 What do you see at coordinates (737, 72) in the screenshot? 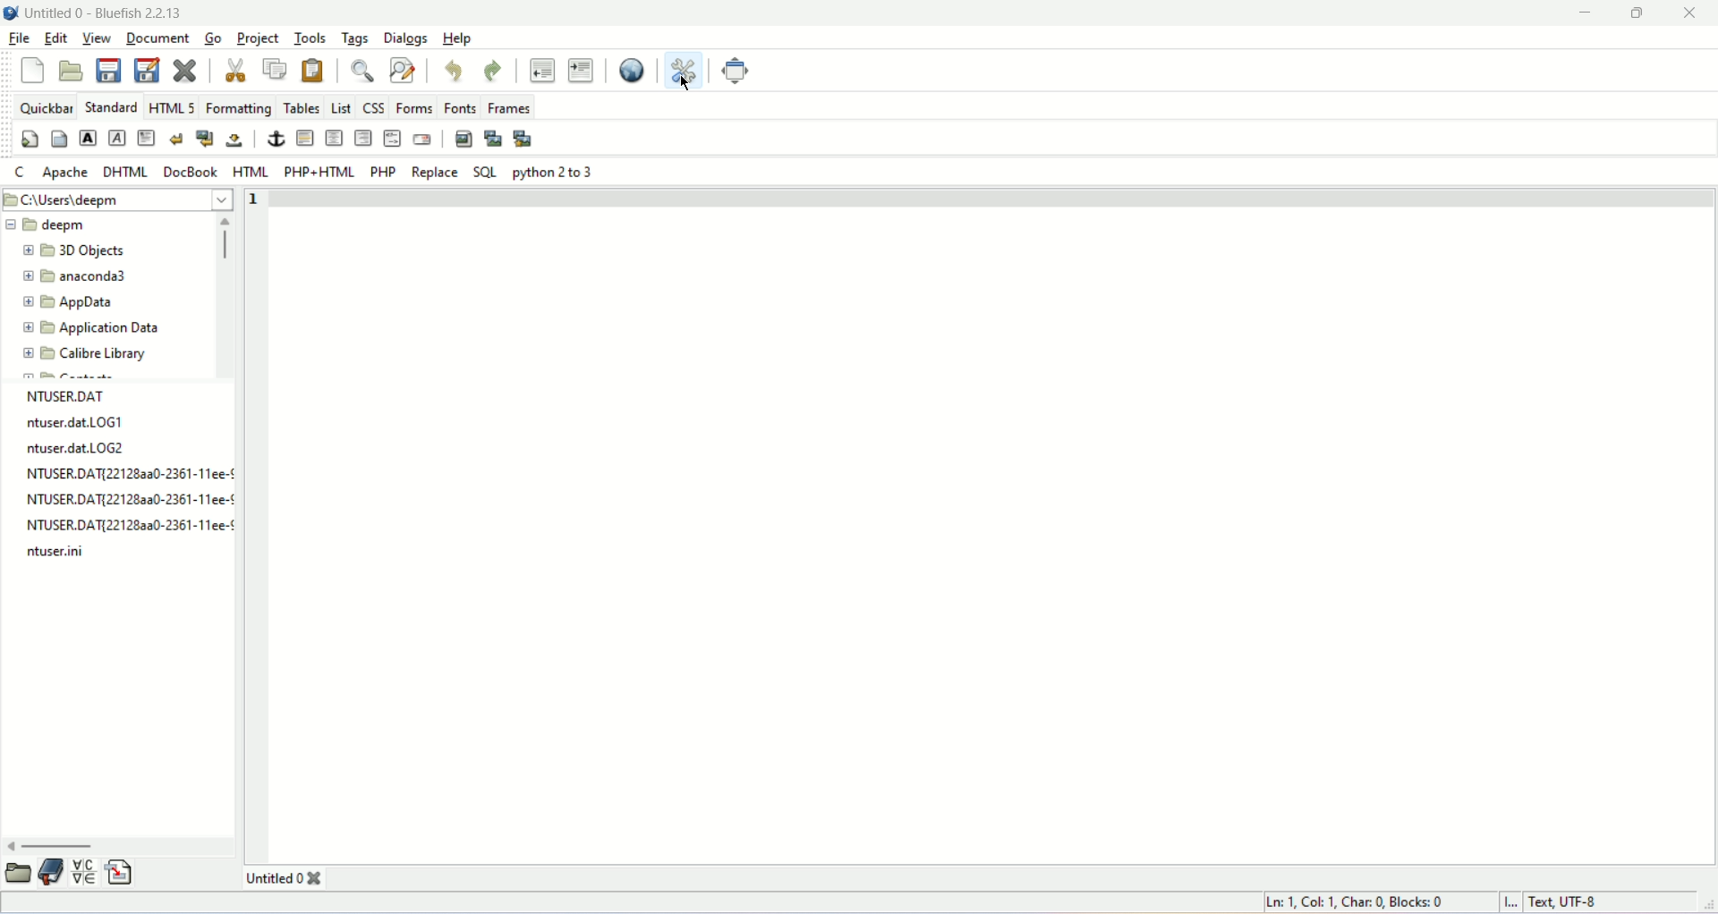
I see `fullscreen` at bounding box center [737, 72].